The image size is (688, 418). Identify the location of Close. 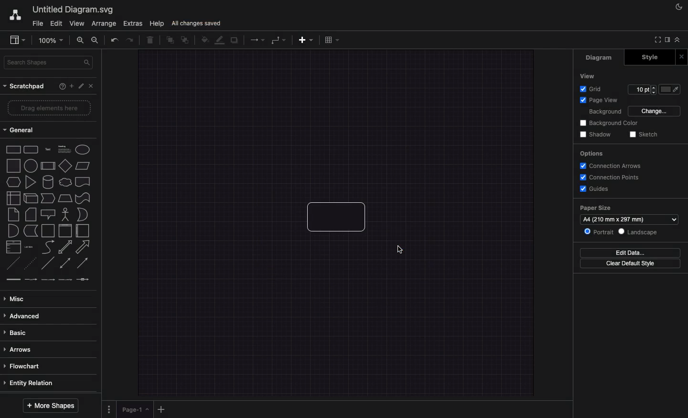
(682, 57).